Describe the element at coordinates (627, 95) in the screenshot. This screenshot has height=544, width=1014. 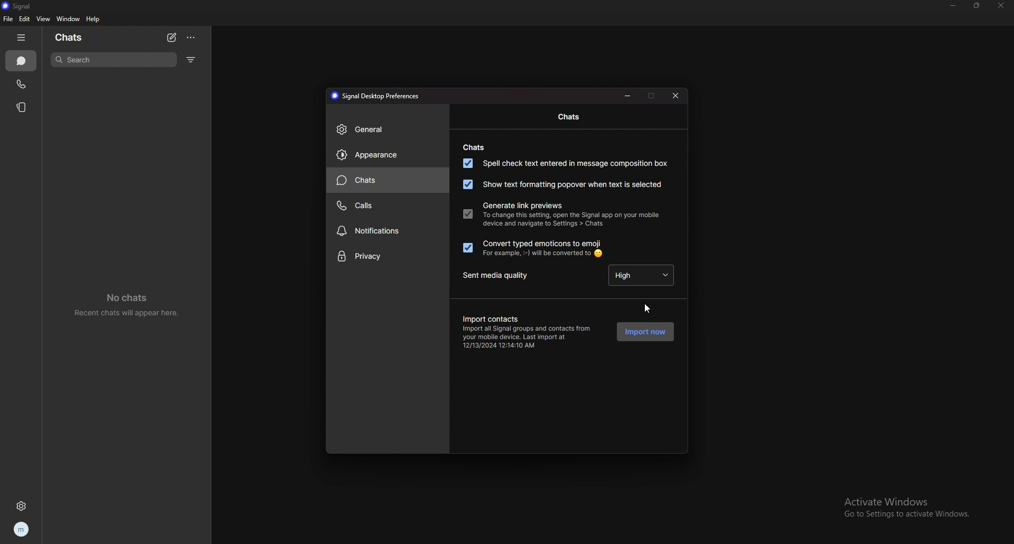
I see `minimize` at that location.